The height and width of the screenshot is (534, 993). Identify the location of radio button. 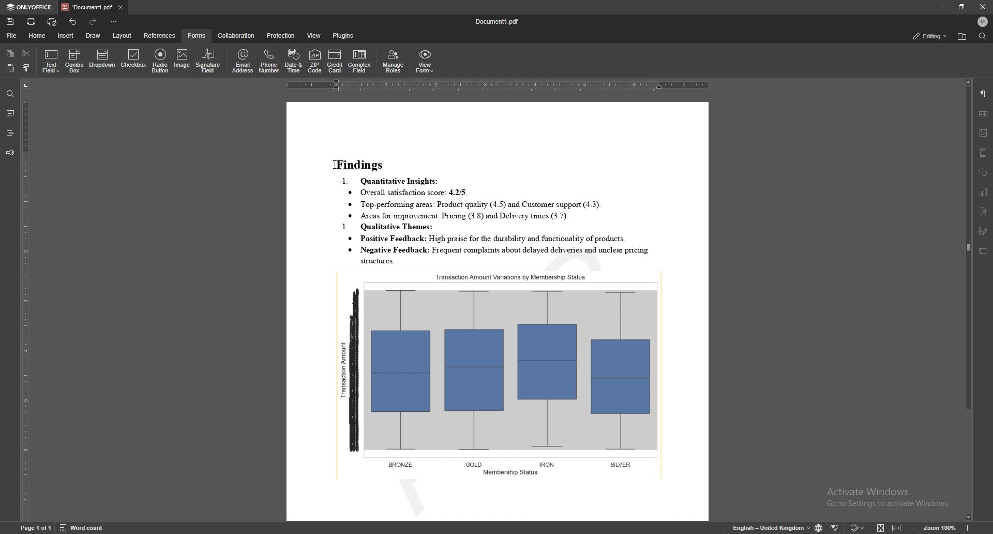
(160, 62).